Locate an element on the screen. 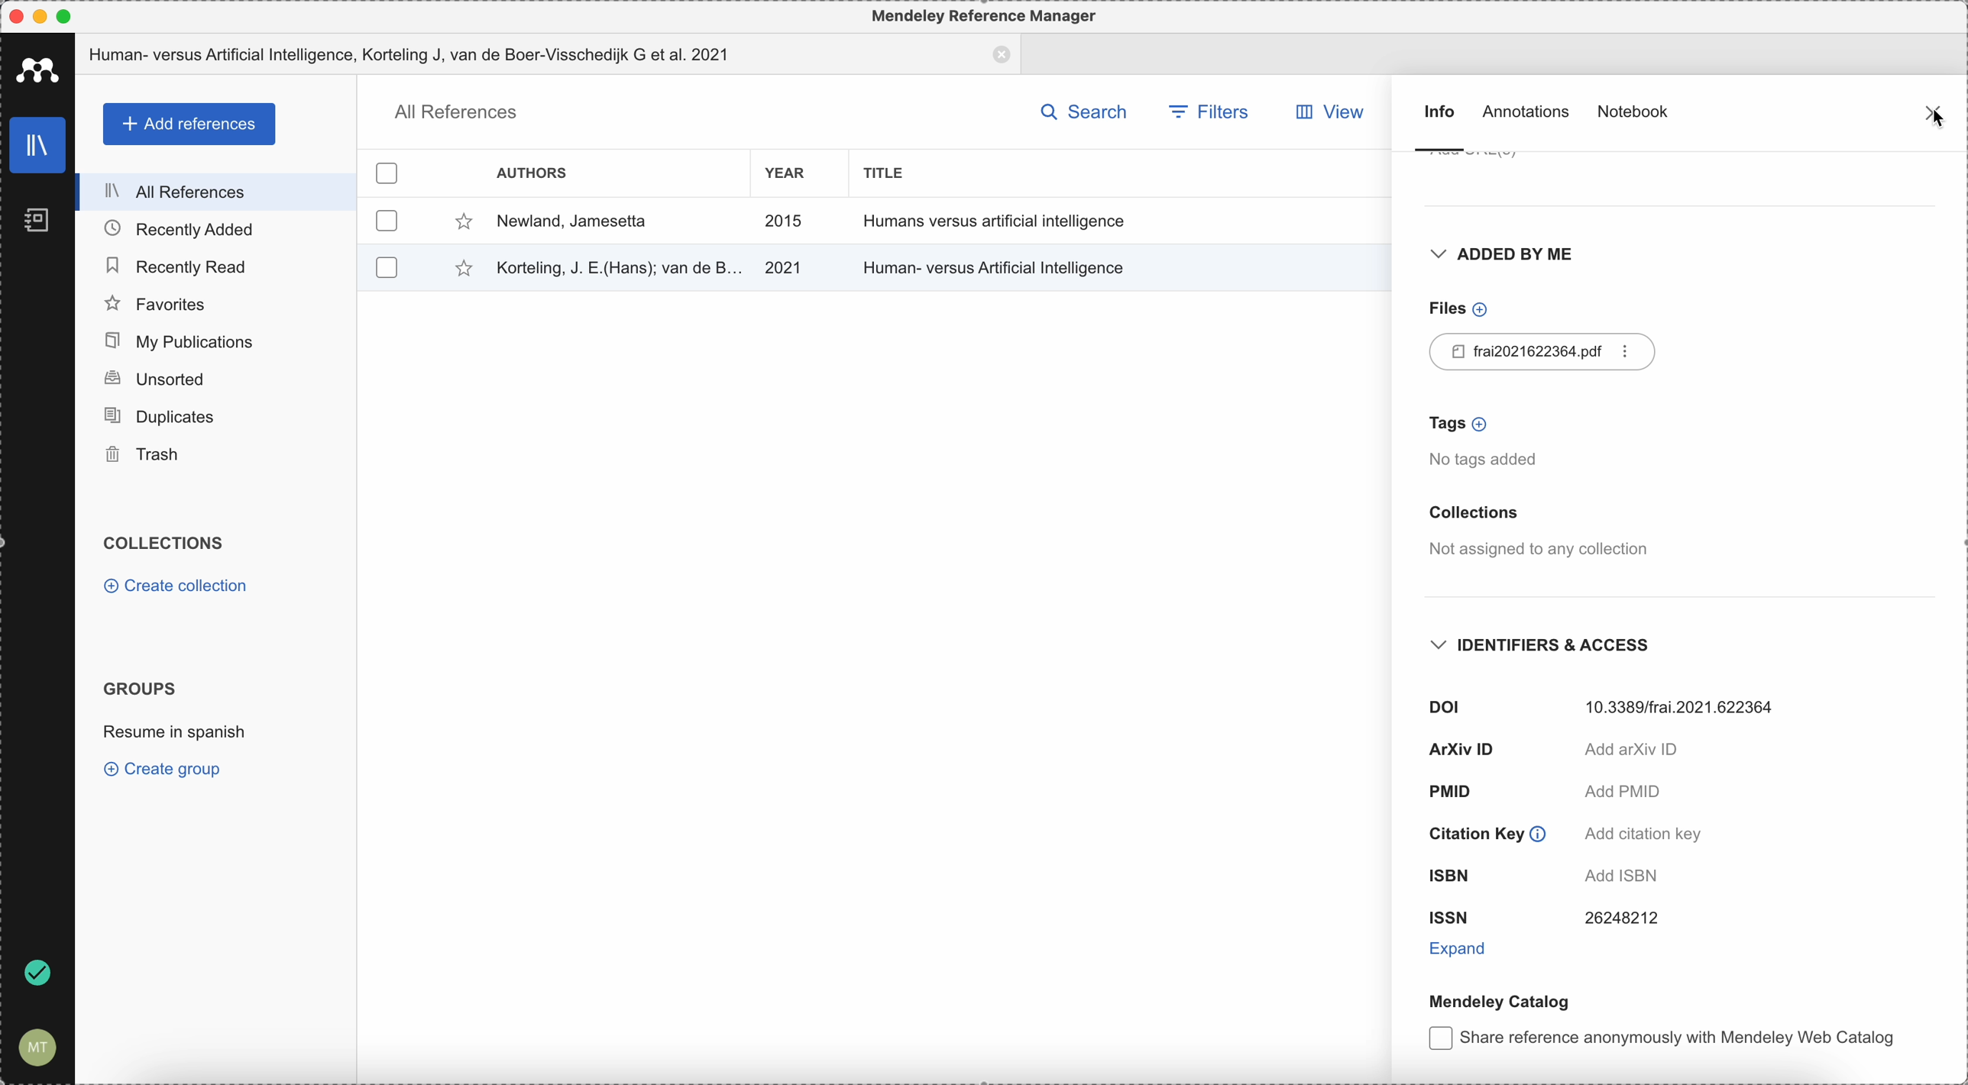 The height and width of the screenshot is (1085, 1968). duplicates is located at coordinates (214, 418).